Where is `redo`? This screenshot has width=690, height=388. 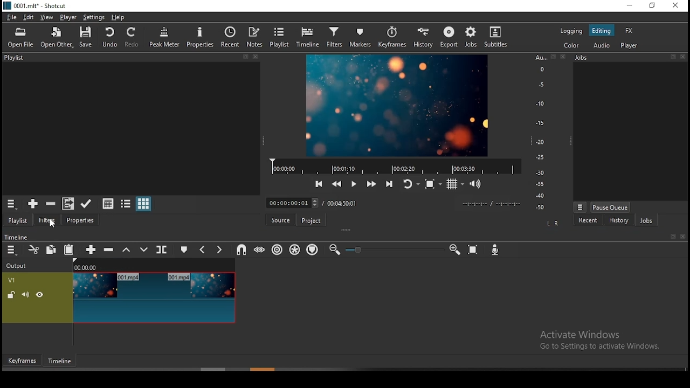
redo is located at coordinates (132, 38).